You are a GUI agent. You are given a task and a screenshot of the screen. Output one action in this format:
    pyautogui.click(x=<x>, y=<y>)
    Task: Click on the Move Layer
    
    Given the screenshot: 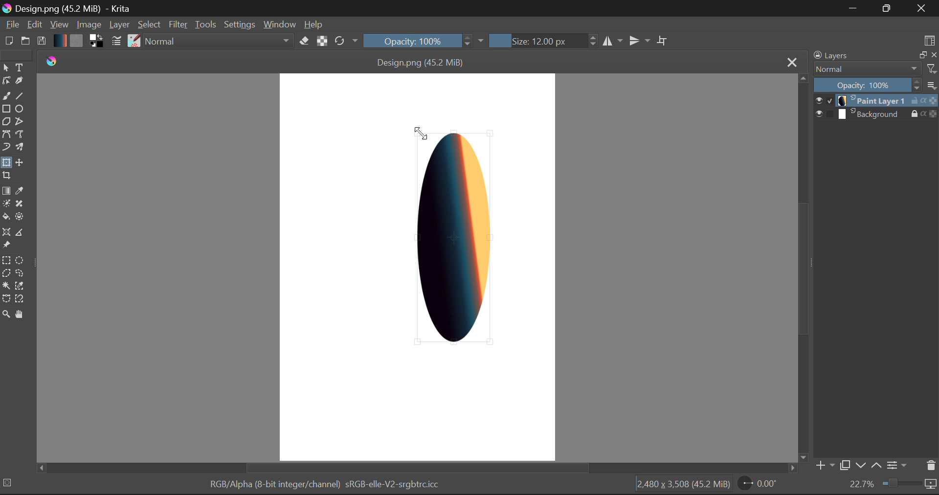 What is the action you would take?
    pyautogui.click(x=19, y=162)
    